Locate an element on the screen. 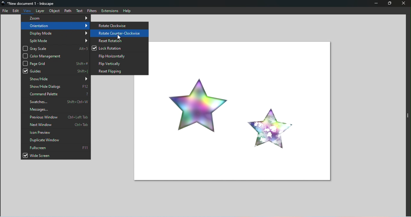  Filters is located at coordinates (91, 11).